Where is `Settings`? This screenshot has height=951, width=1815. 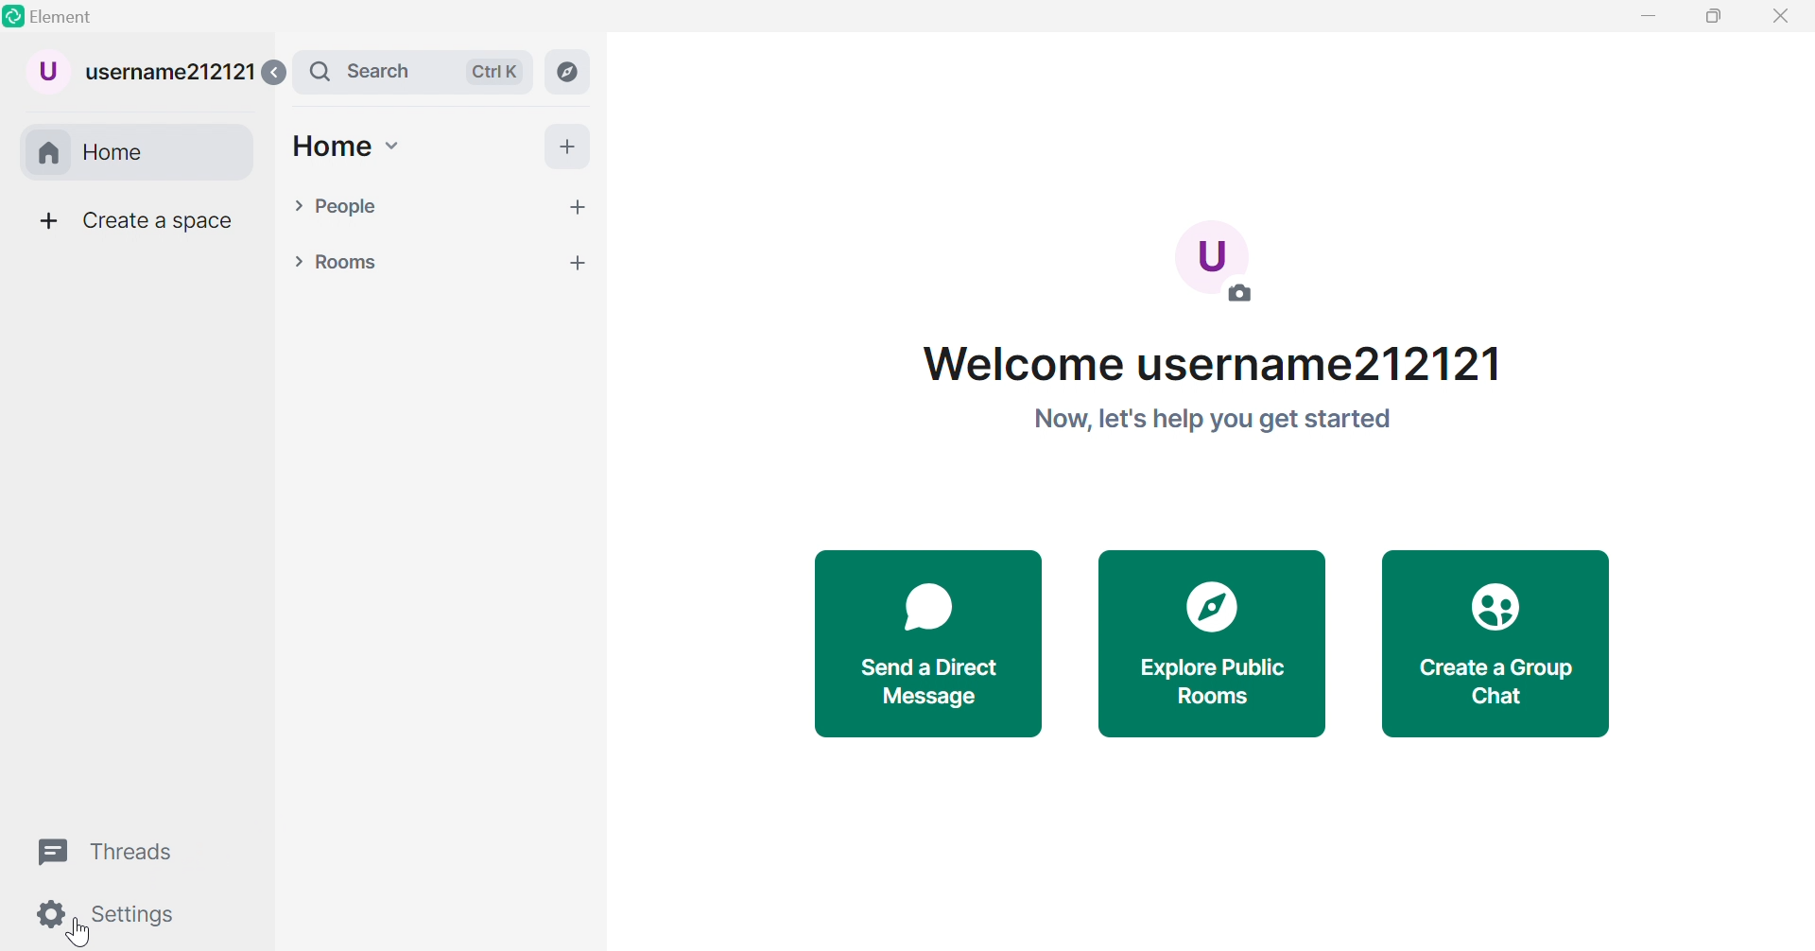 Settings is located at coordinates (109, 915).